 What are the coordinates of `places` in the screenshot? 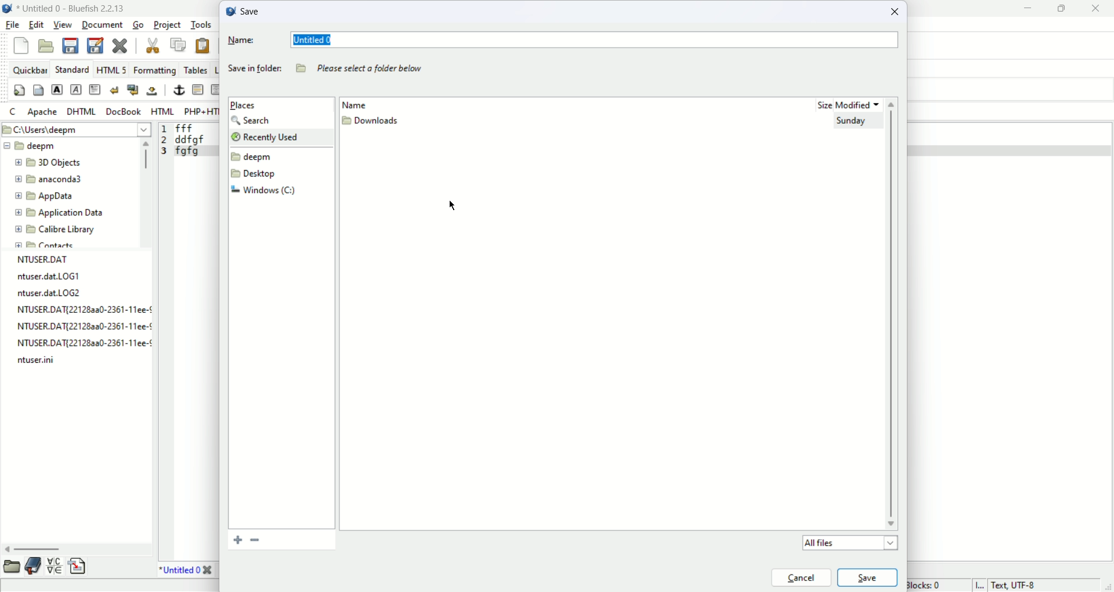 It's located at (247, 105).